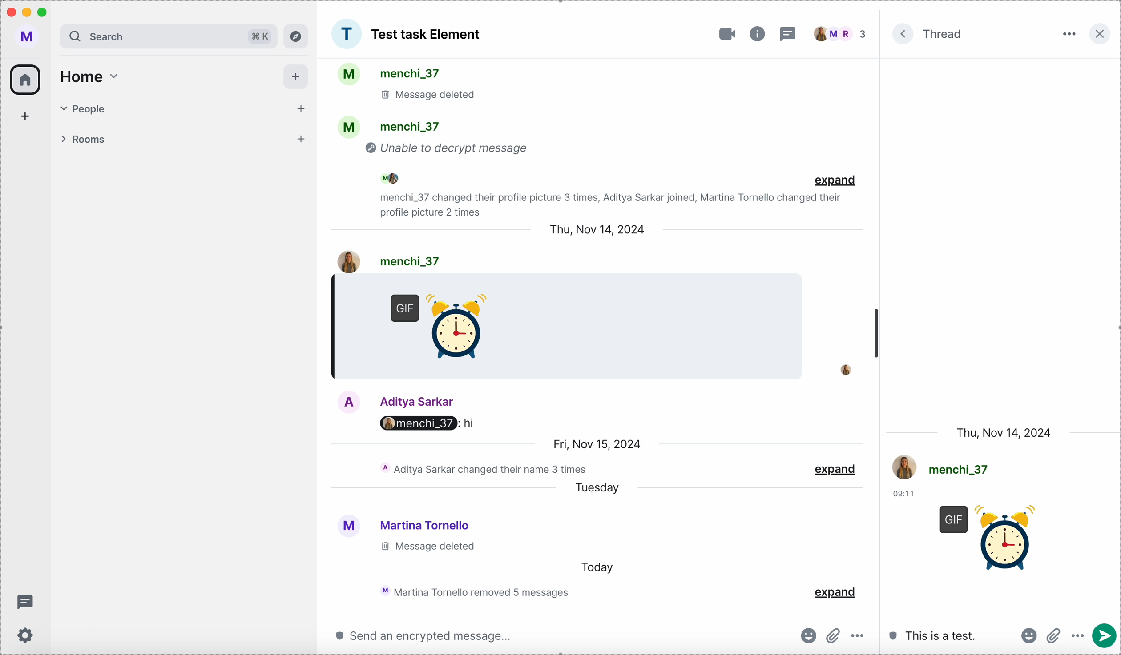 Image resolution: width=1121 pixels, height=655 pixels. I want to click on explore, so click(296, 36).